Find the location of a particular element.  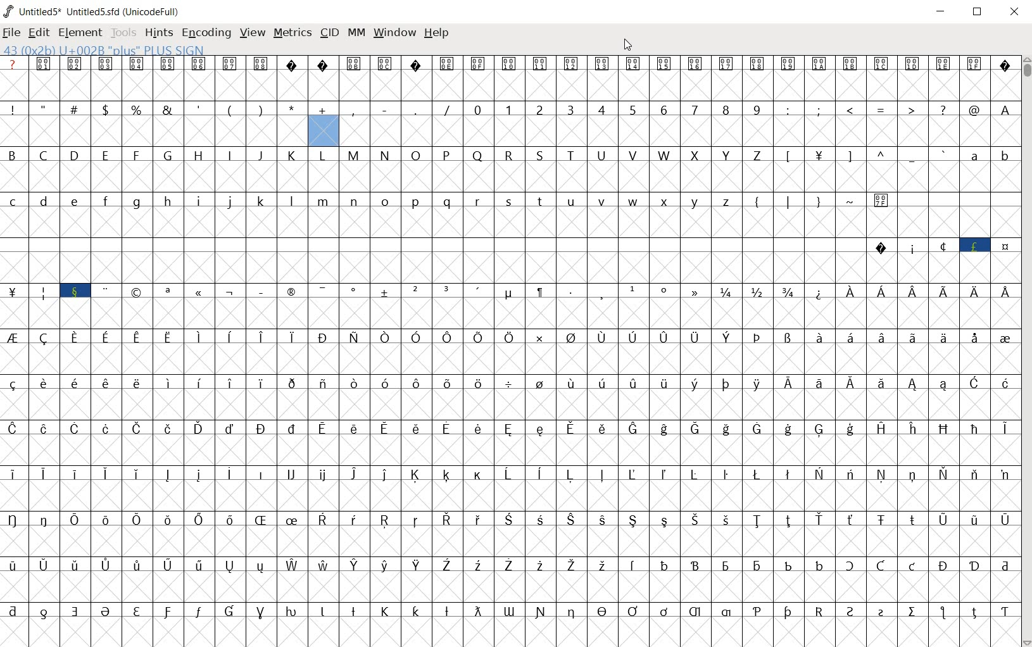

encoding is located at coordinates (206, 32).